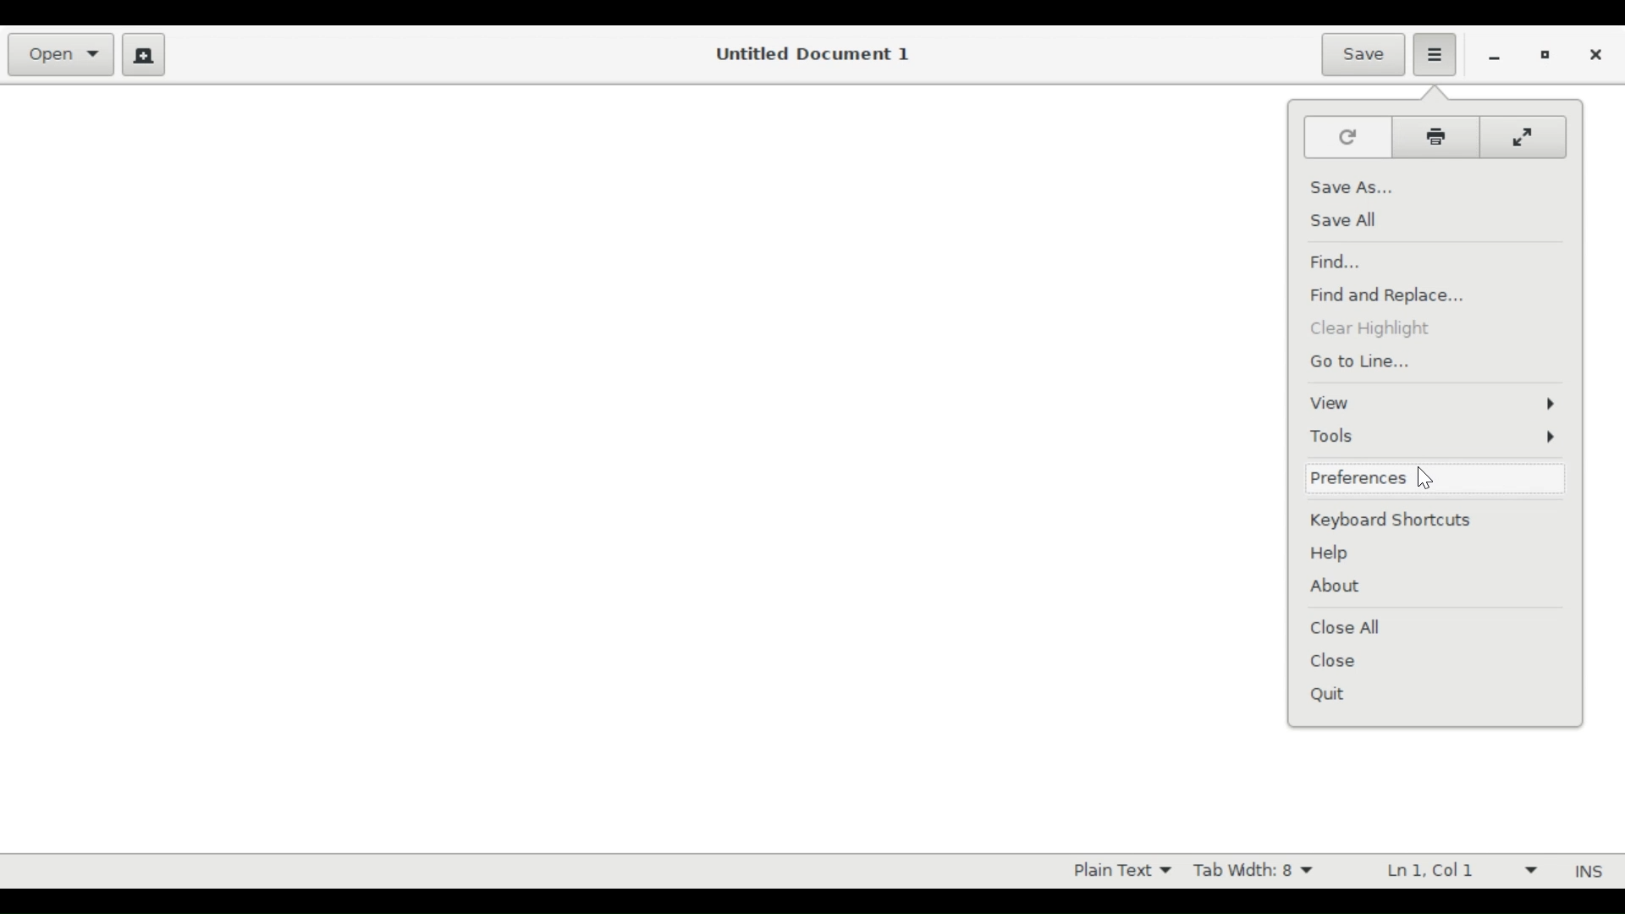 Image resolution: width=1625 pixels, height=914 pixels. Describe the element at coordinates (1347, 627) in the screenshot. I see `Close All` at that location.